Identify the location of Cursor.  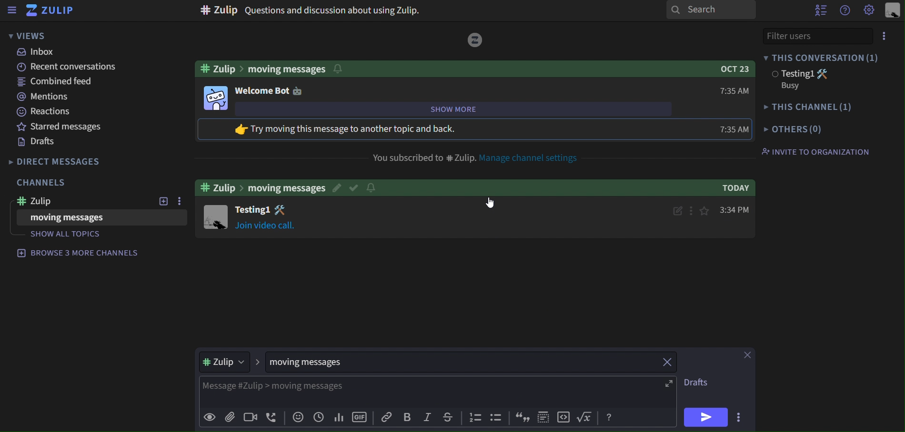
(490, 203).